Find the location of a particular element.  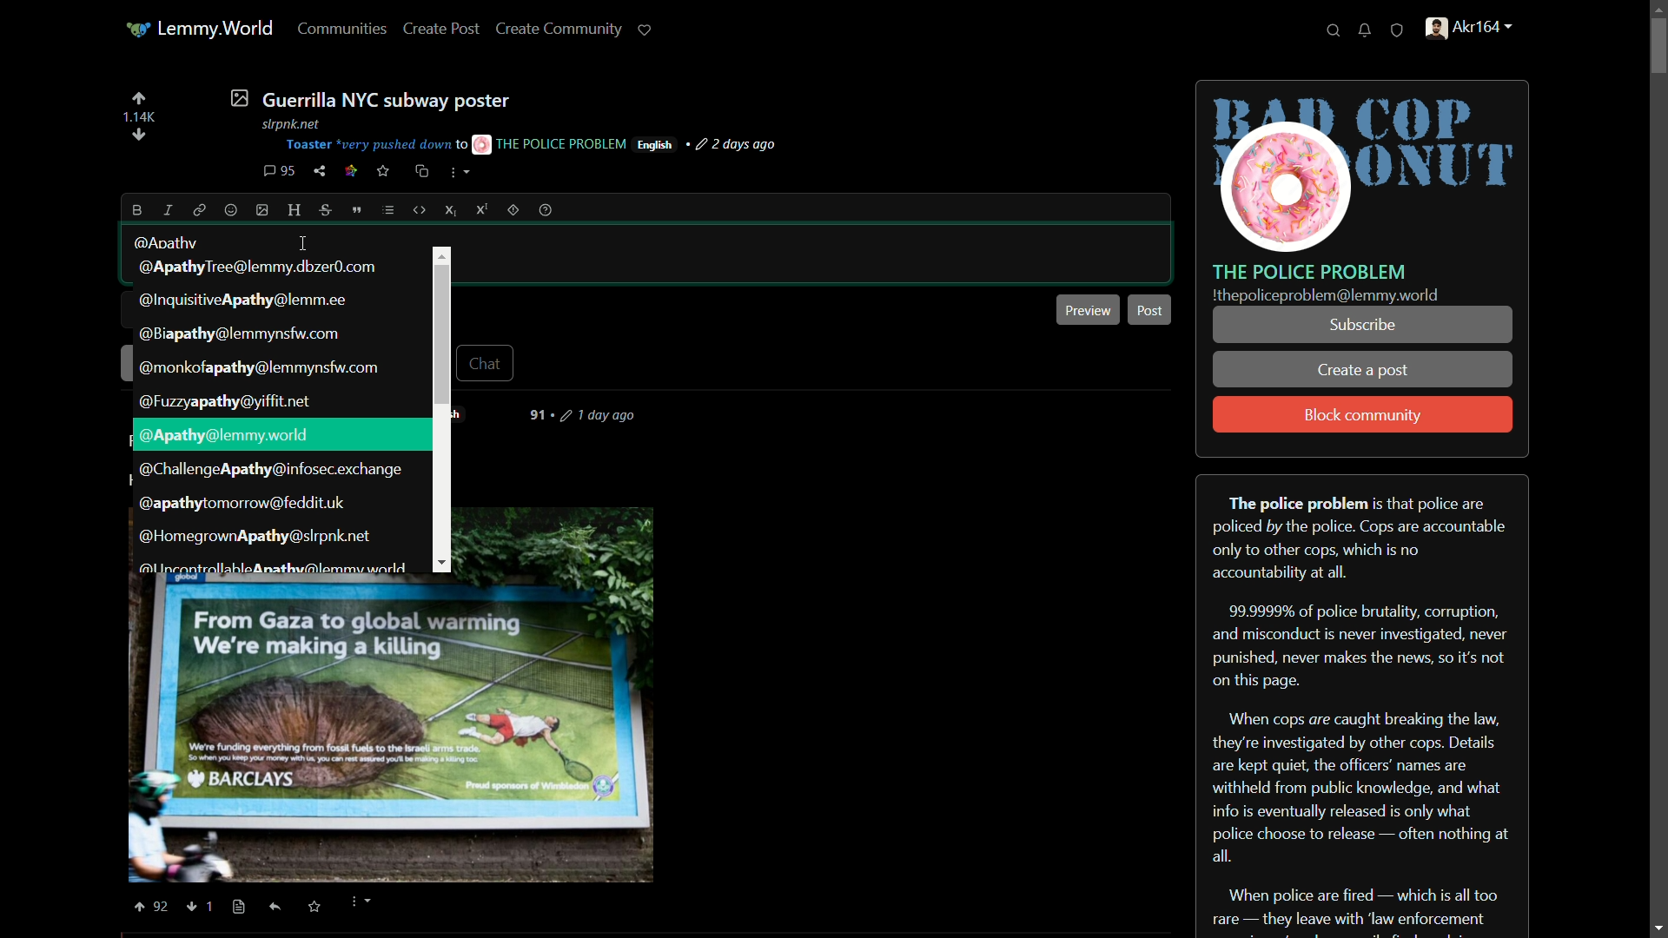

comment is located at coordinates (279, 171).